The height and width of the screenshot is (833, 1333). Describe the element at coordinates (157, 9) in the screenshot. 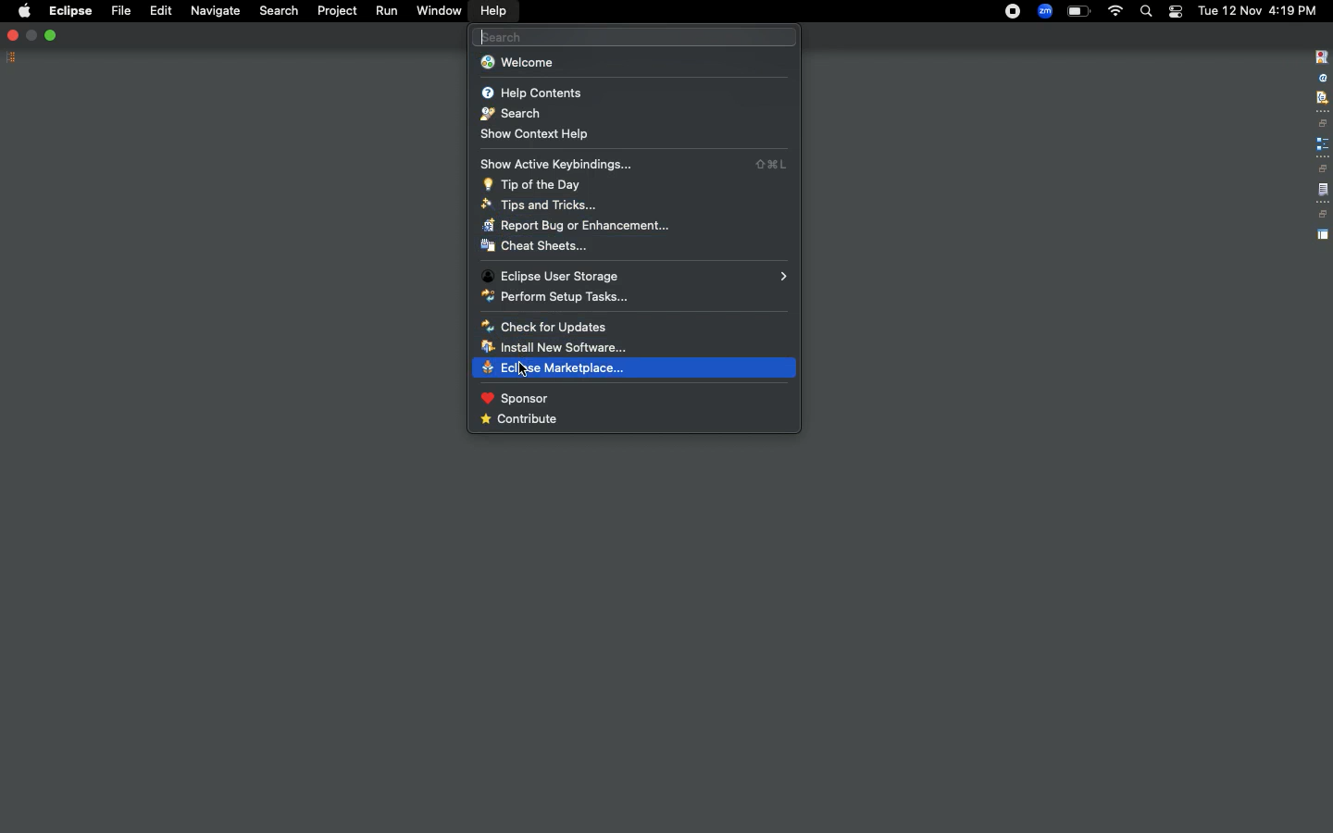

I see `Edit` at that location.